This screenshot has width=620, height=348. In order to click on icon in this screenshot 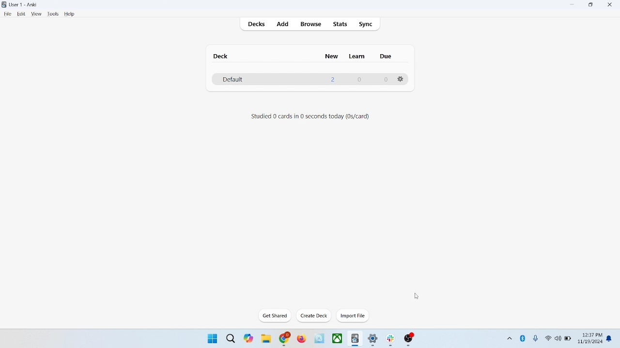, I will do `click(409, 340)`.